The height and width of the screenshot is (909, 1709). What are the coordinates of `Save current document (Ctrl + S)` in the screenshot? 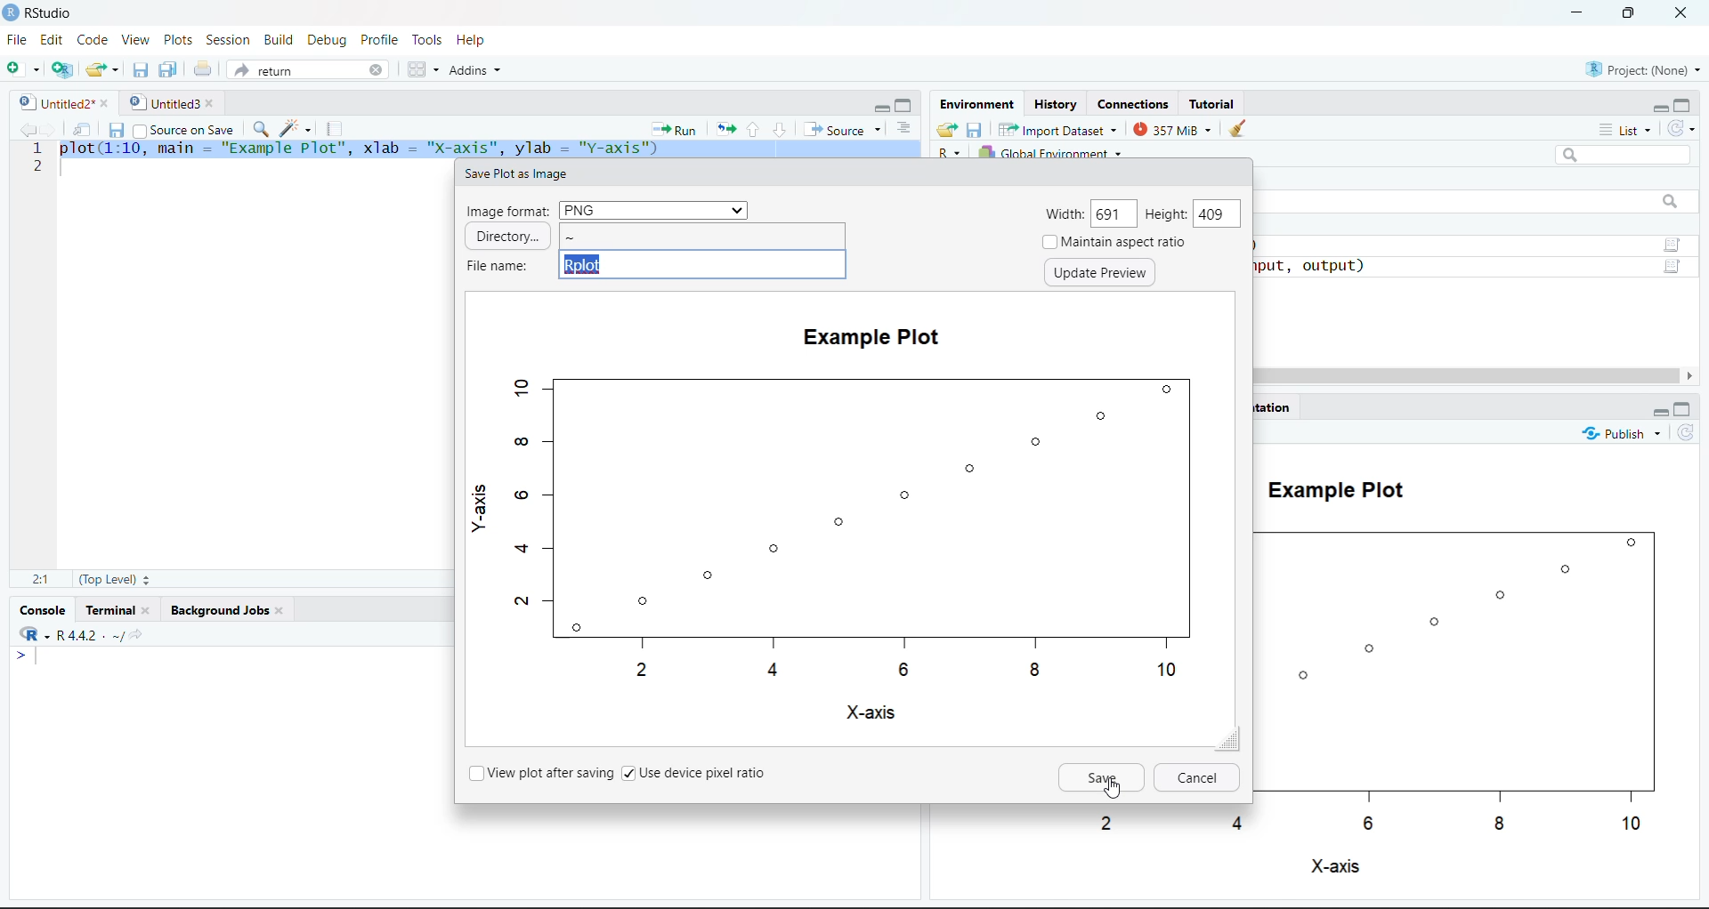 It's located at (115, 127).